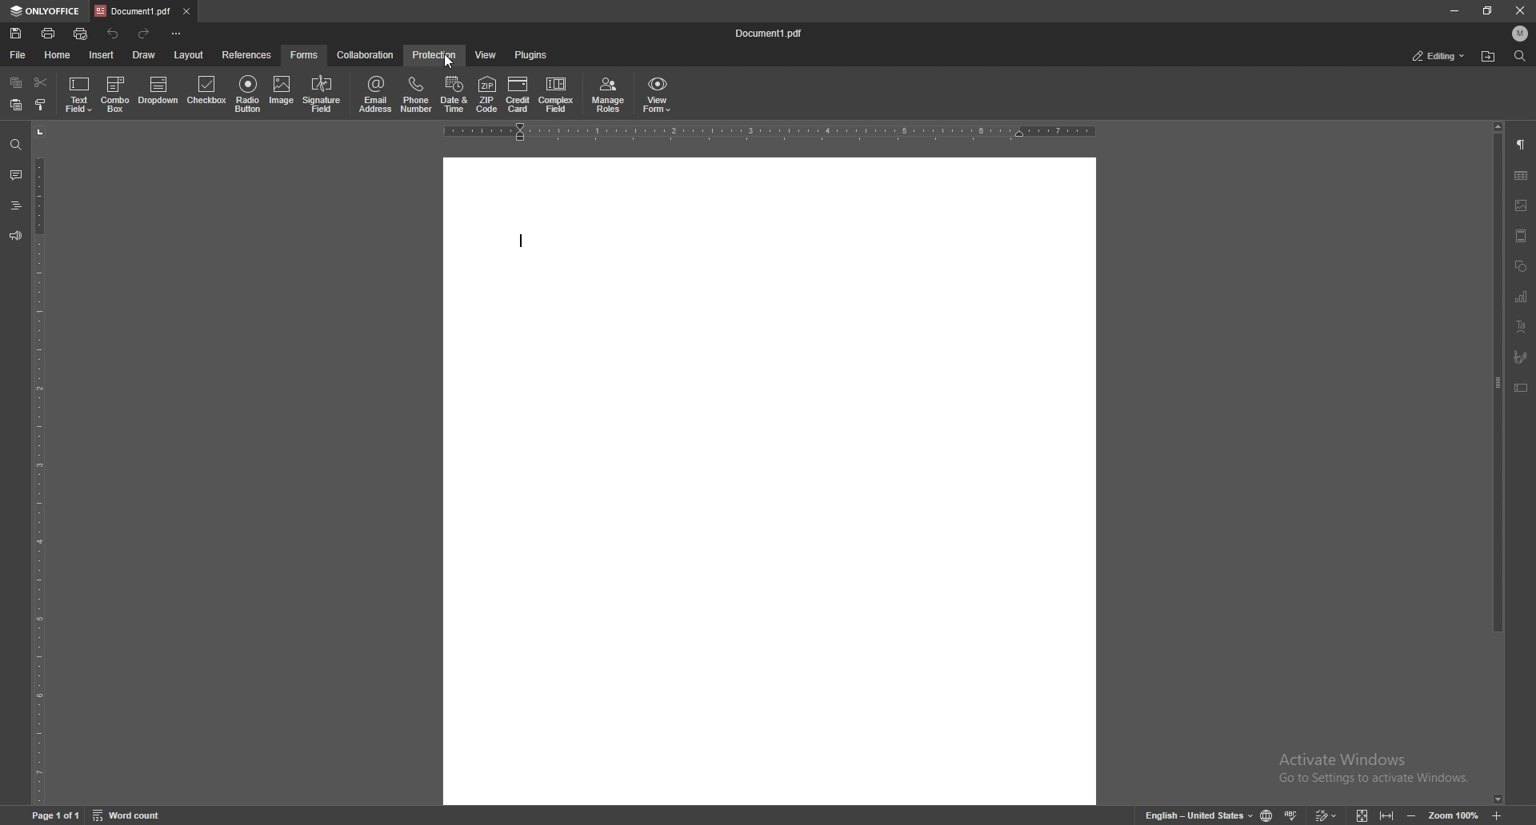 This screenshot has height=825, width=1536. What do you see at coordinates (15, 145) in the screenshot?
I see `find` at bounding box center [15, 145].